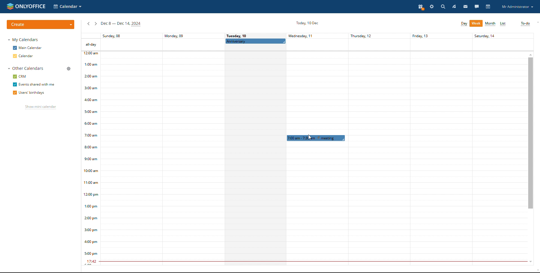 The height and width of the screenshot is (273, 540). I want to click on days, so click(307, 36).